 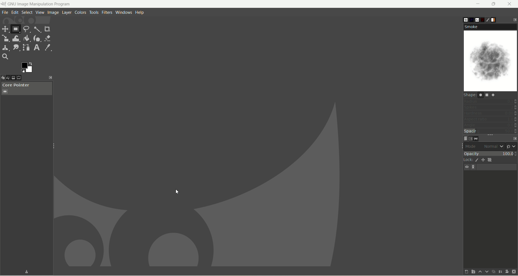 I want to click on create a new layer with last used values, so click(x=462, y=271).